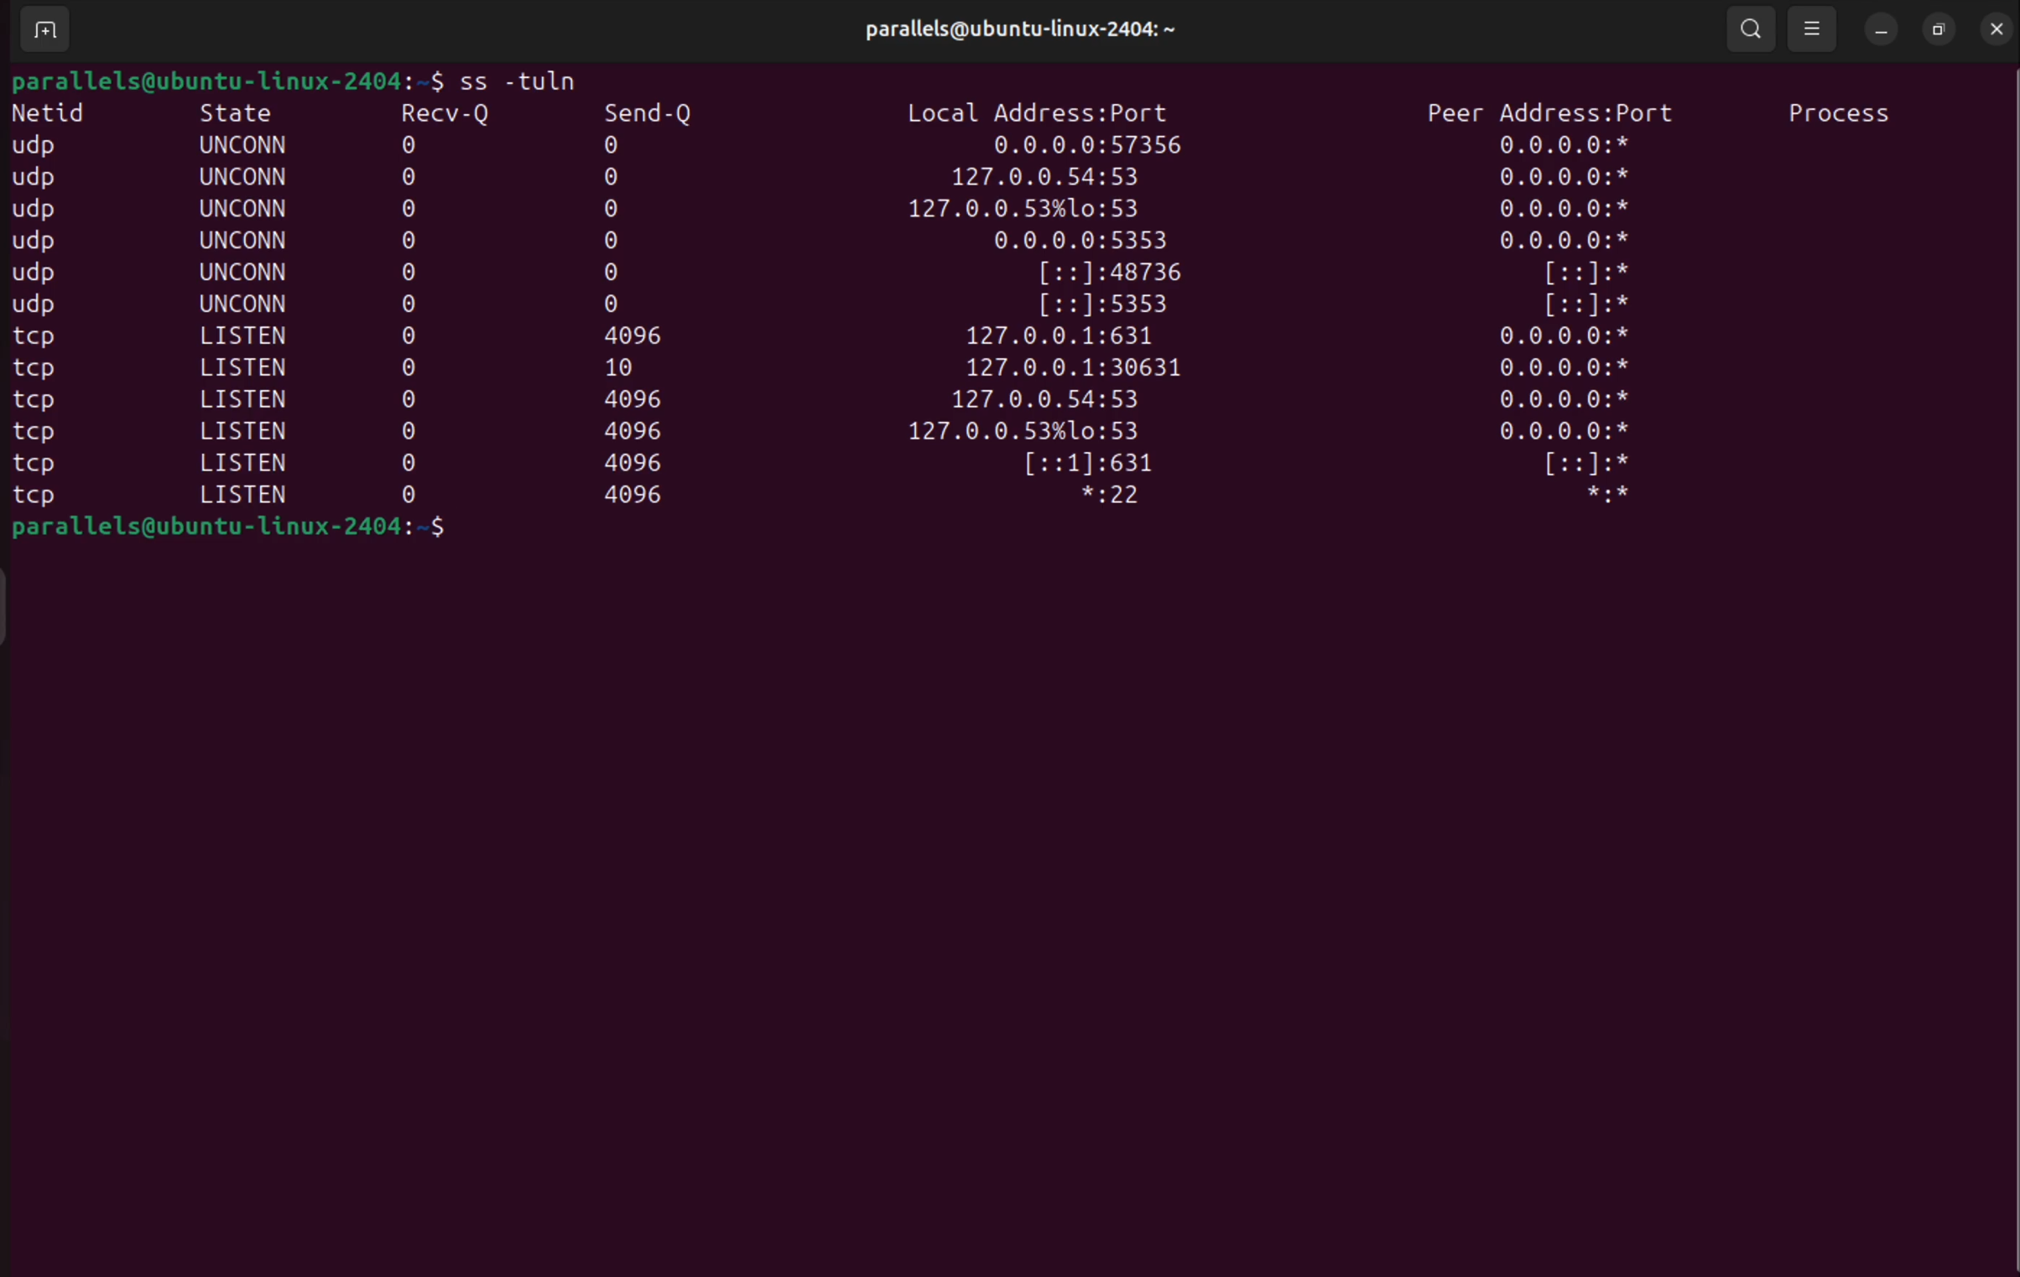  Describe the element at coordinates (416, 178) in the screenshot. I see `` at that location.